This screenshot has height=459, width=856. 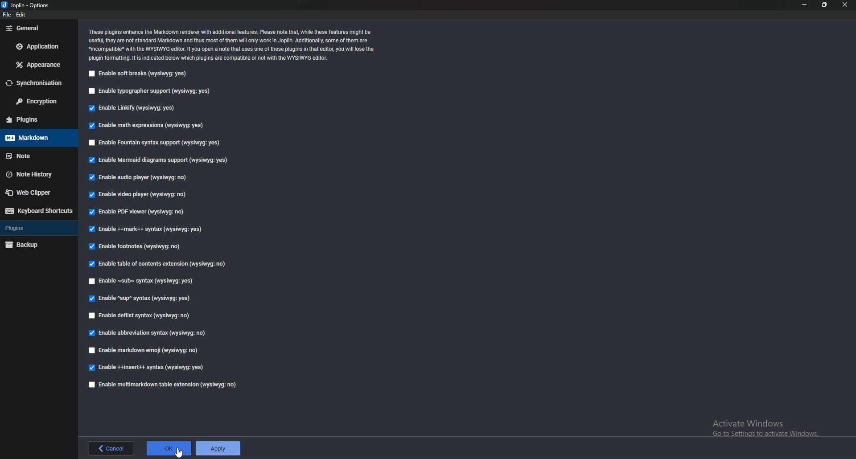 I want to click on cursor, so click(x=180, y=453).